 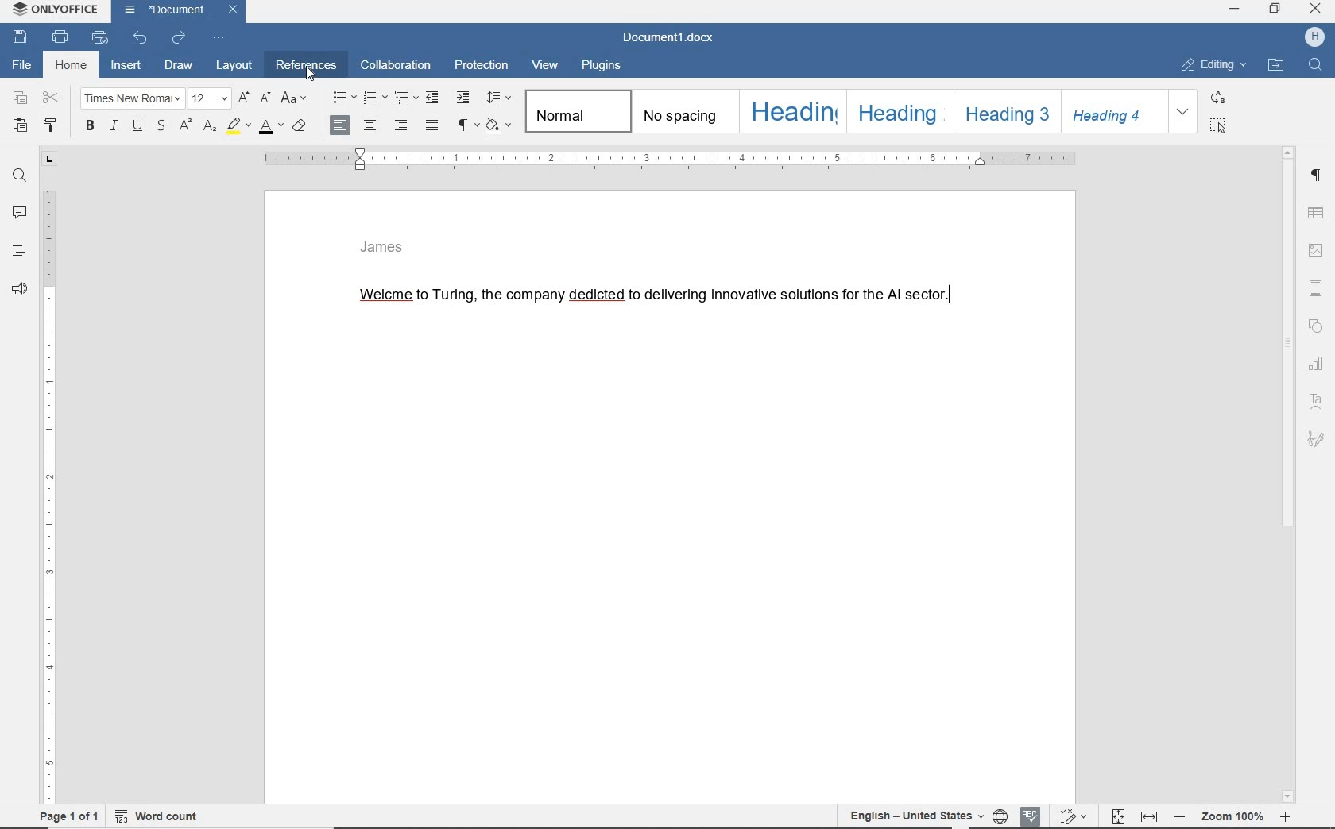 I want to click on SHAPES, so click(x=1317, y=326).